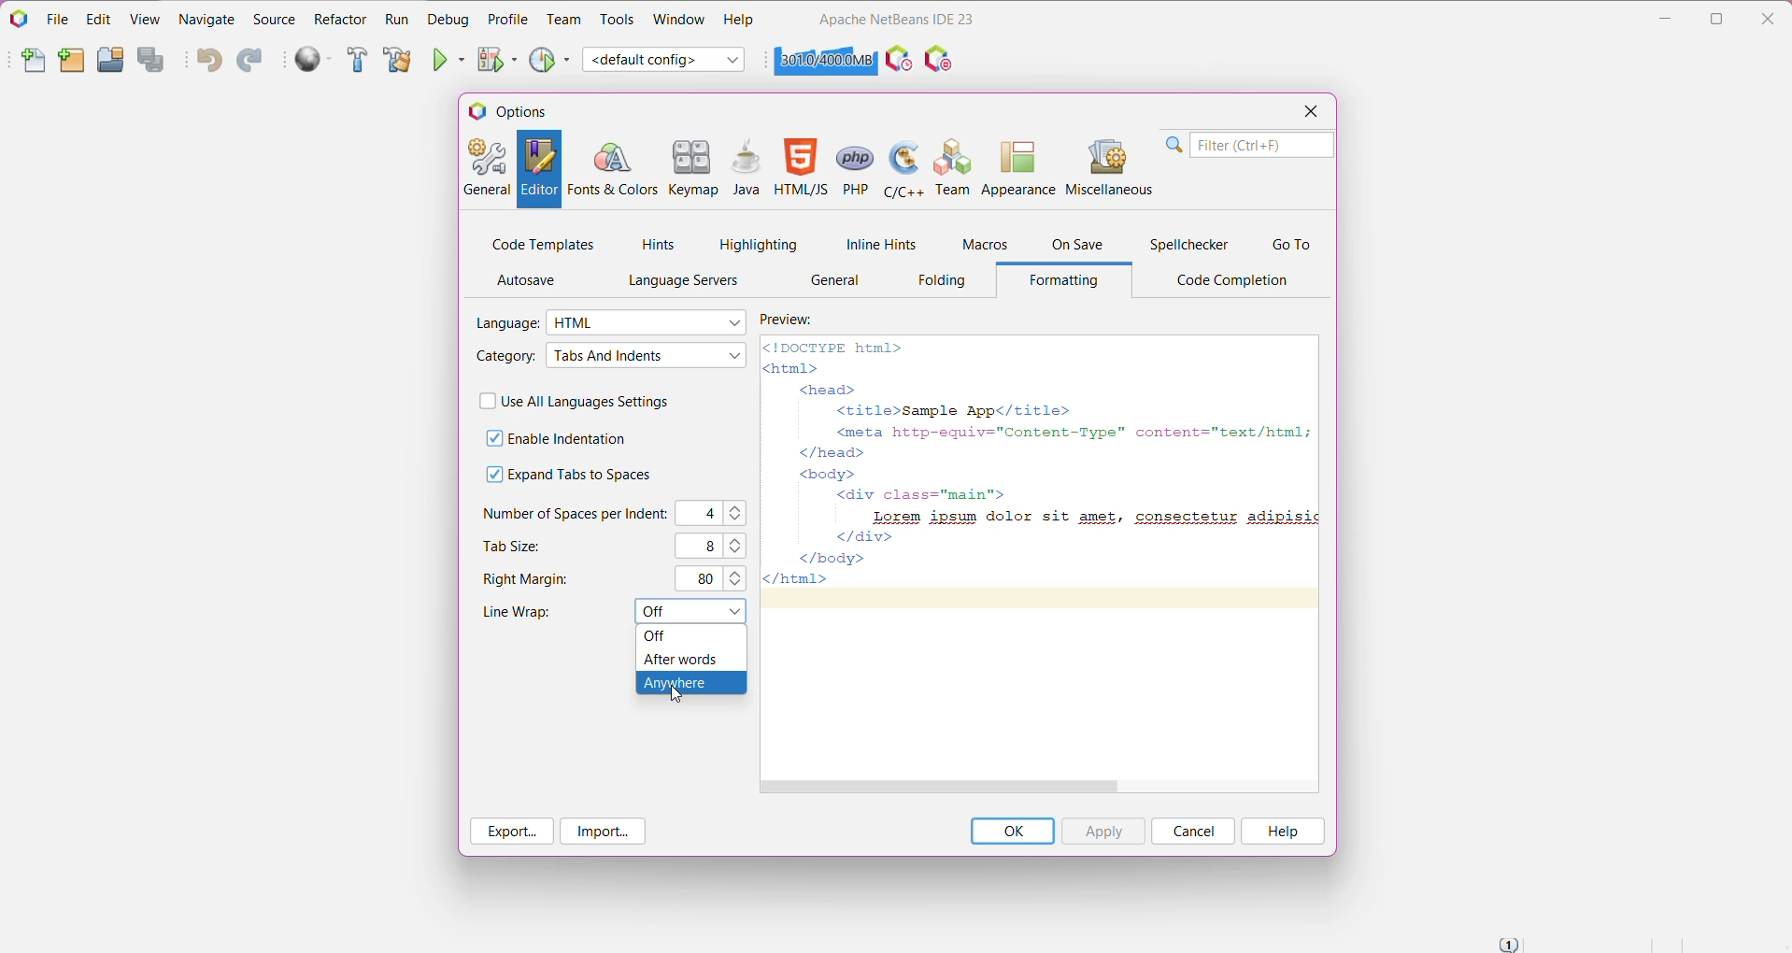 The image size is (1792, 953). I want to click on Select the required language, so click(648, 322).